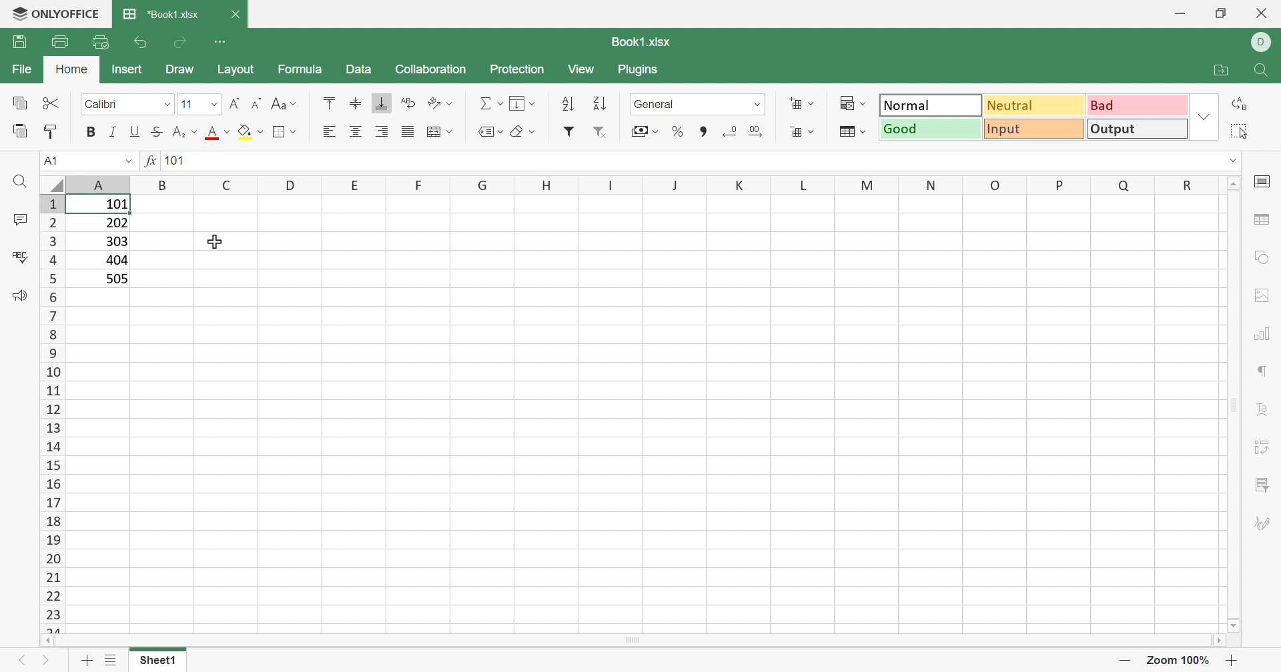  What do you see at coordinates (680, 133) in the screenshot?
I see `Percent` at bounding box center [680, 133].